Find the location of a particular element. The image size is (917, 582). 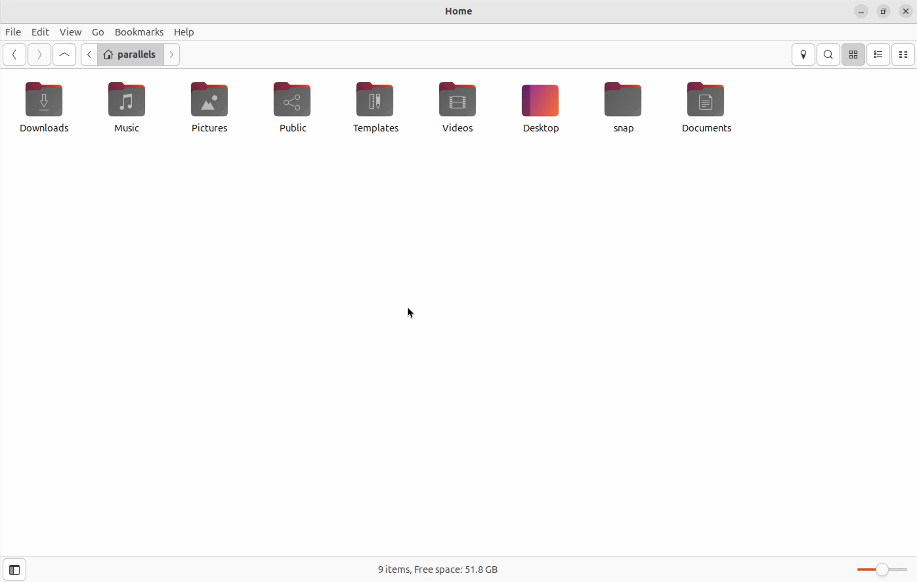

location is located at coordinates (803, 54).